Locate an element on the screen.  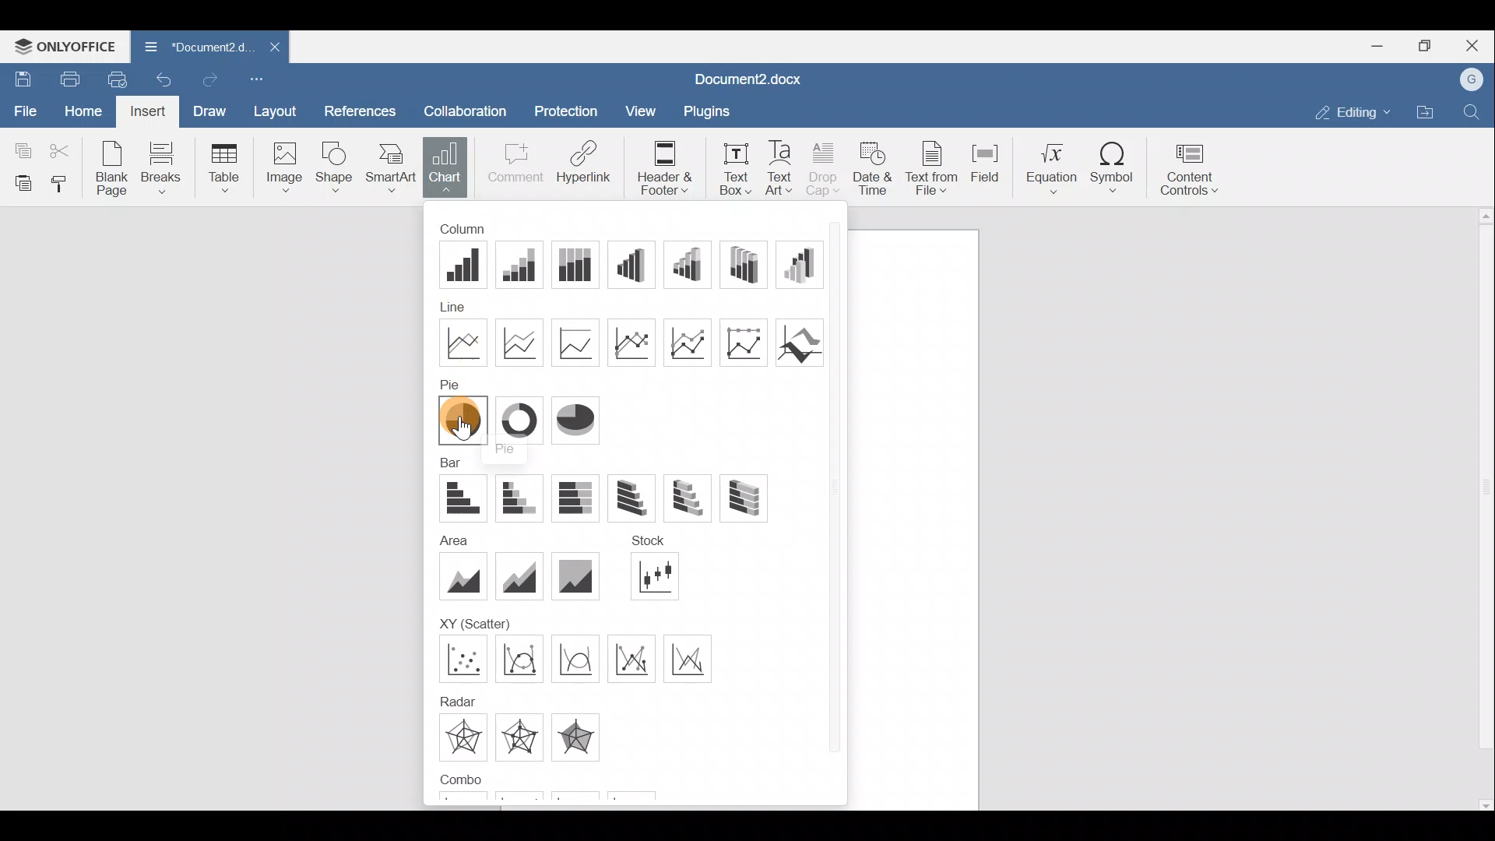
Column is located at coordinates (468, 229).